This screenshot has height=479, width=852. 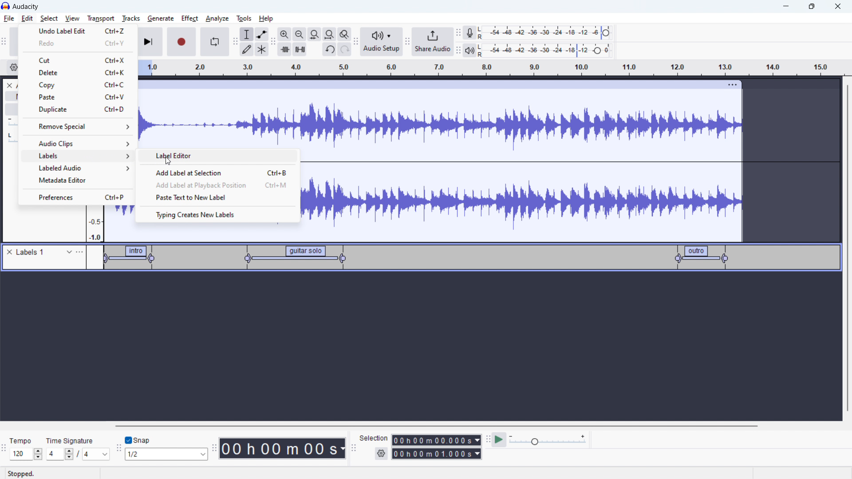 I want to click on amplitude, so click(x=95, y=225).